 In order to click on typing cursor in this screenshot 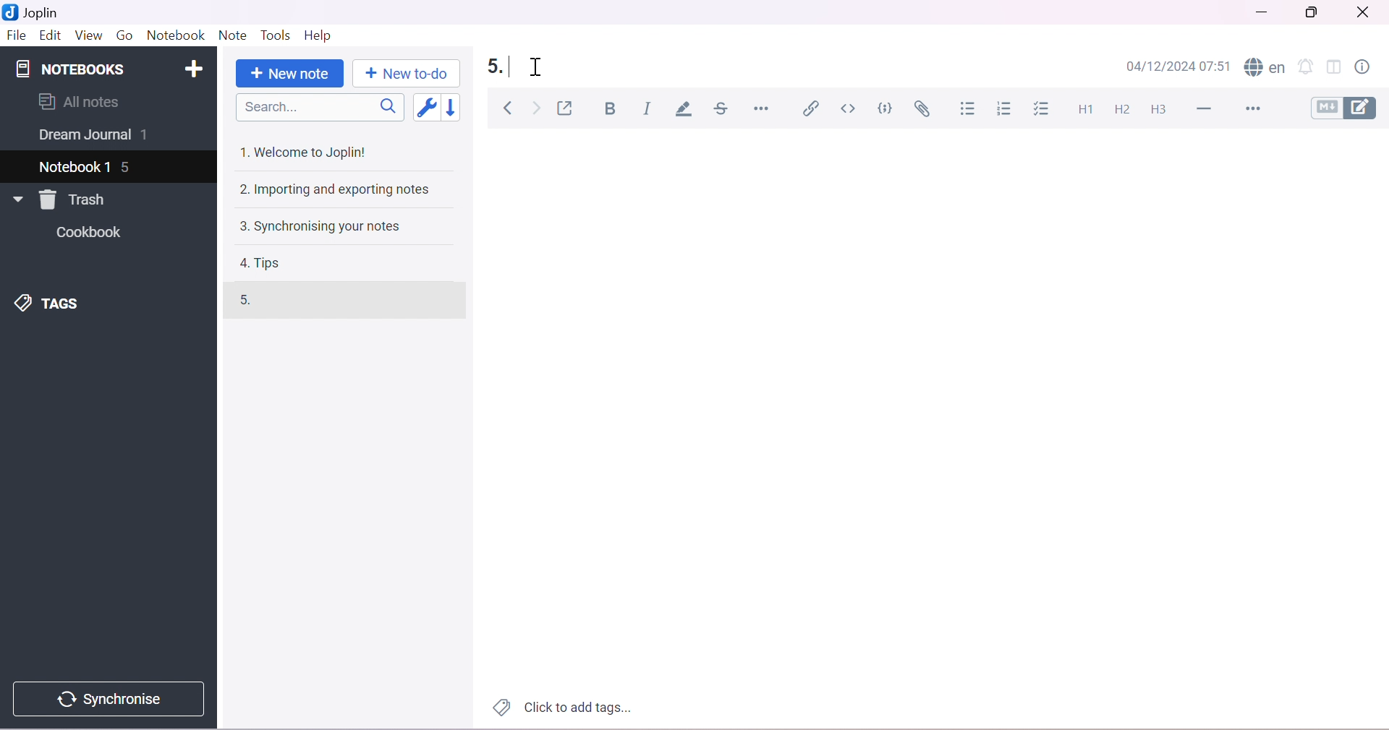, I will do `click(505, 69)`.